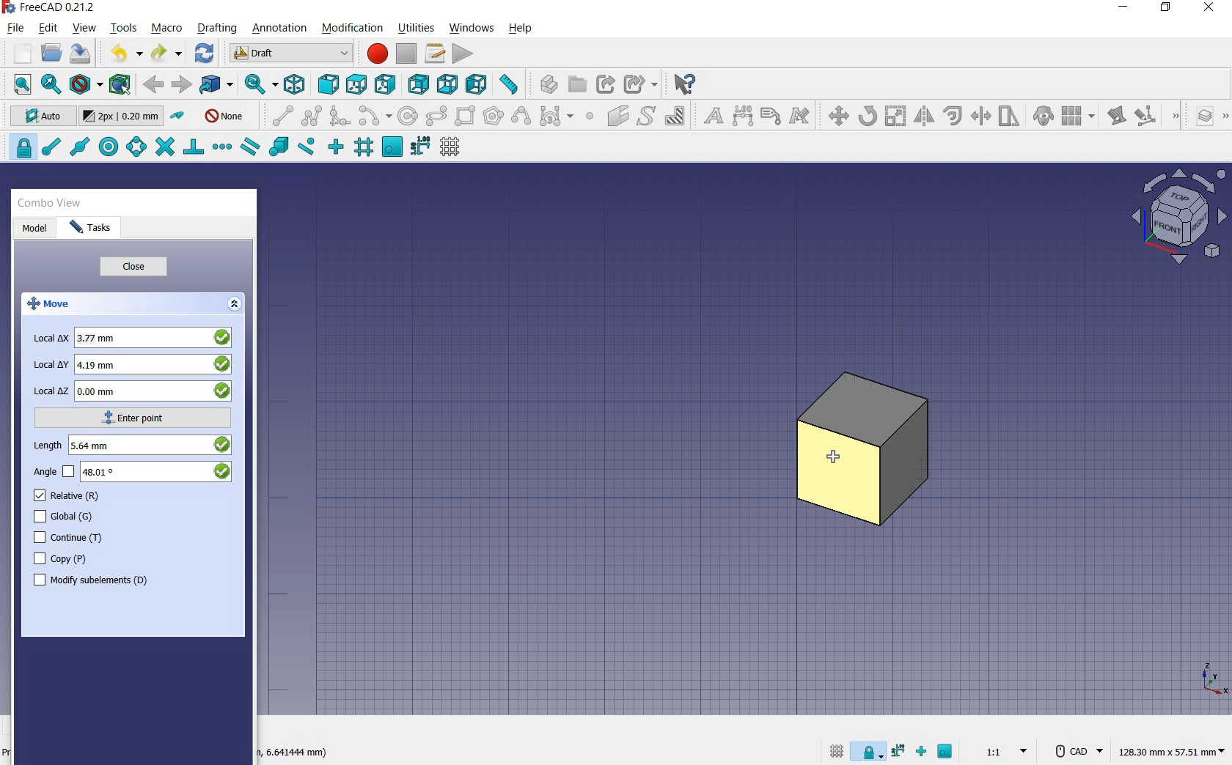  I want to click on relative, so click(67, 495).